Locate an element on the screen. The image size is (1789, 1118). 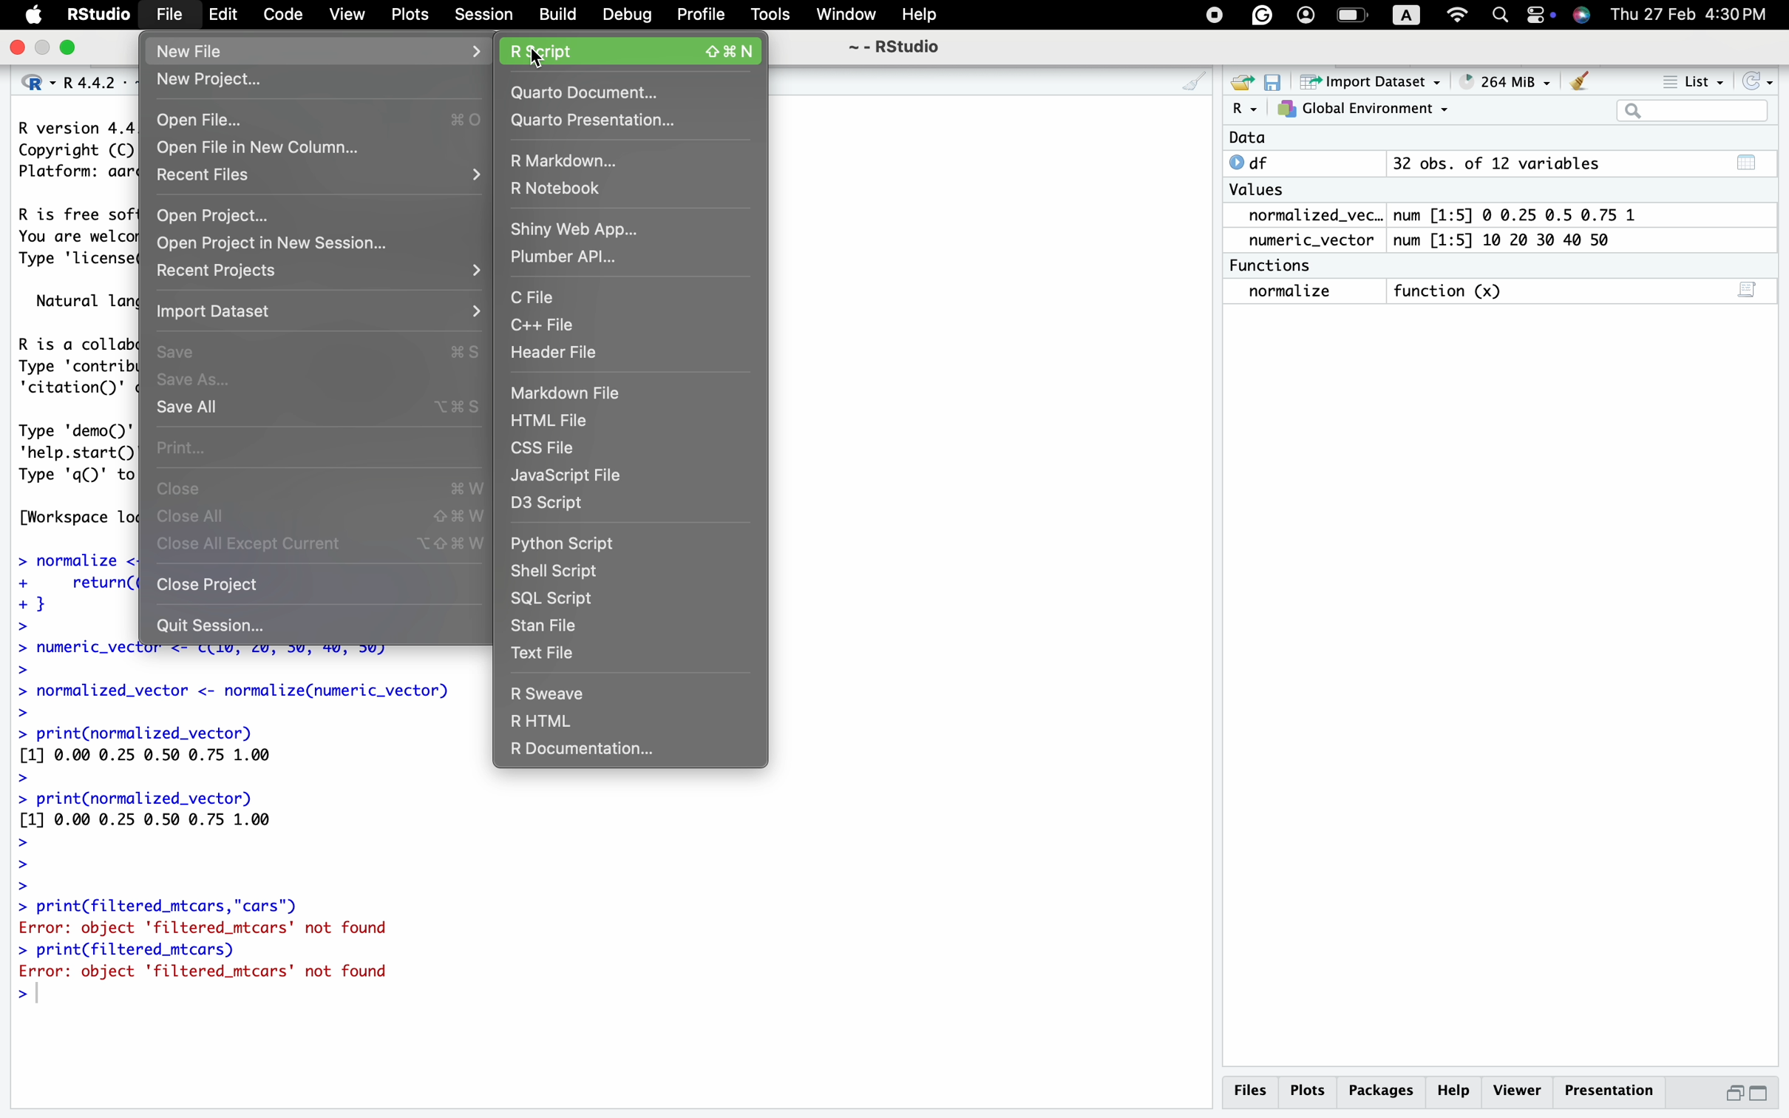
RStudio is located at coordinates (99, 13).